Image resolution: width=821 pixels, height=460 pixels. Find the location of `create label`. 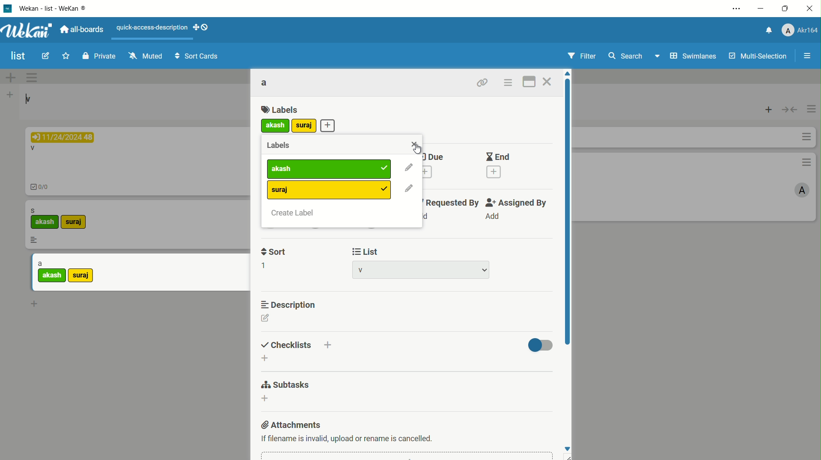

create label is located at coordinates (292, 212).